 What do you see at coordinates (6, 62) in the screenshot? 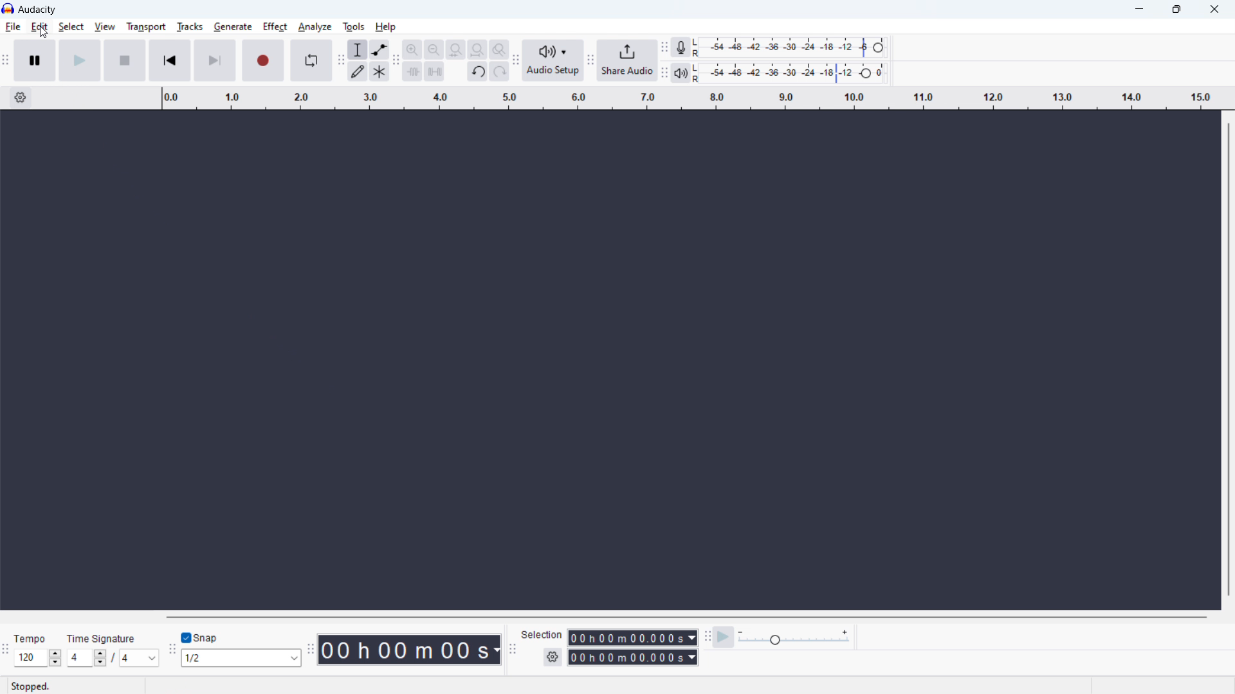
I see `transport toolbar` at bounding box center [6, 62].